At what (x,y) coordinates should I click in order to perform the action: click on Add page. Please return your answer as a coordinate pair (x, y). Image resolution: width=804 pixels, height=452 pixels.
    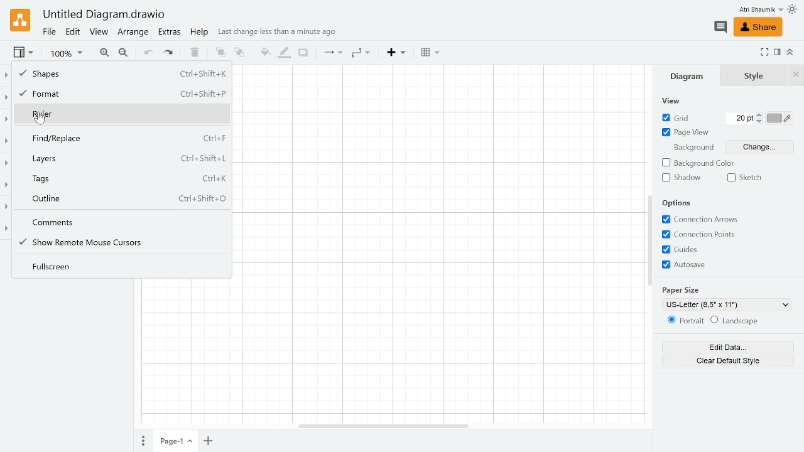
    Looking at the image, I should click on (210, 440).